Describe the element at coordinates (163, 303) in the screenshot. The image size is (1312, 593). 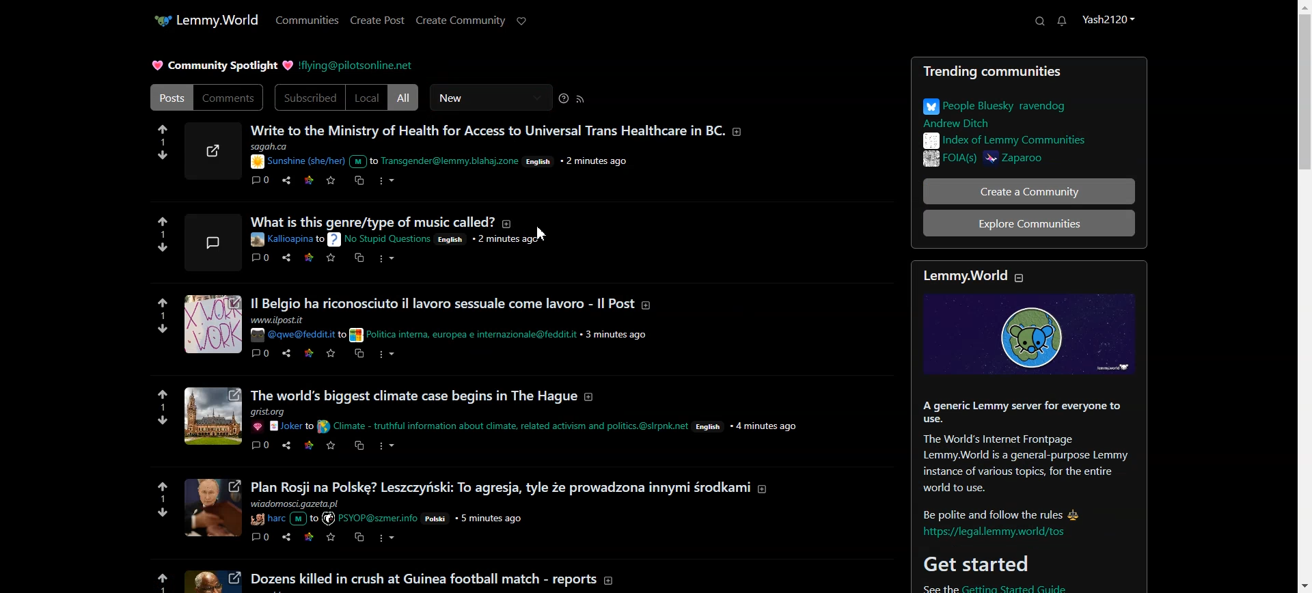
I see `upvote` at that location.